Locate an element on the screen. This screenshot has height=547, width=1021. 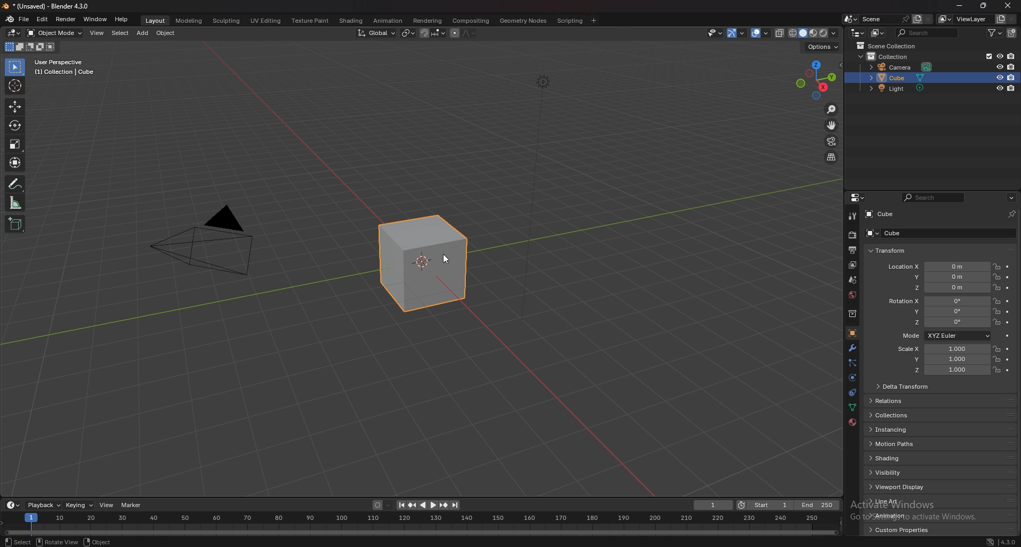
keying is located at coordinates (79, 505).